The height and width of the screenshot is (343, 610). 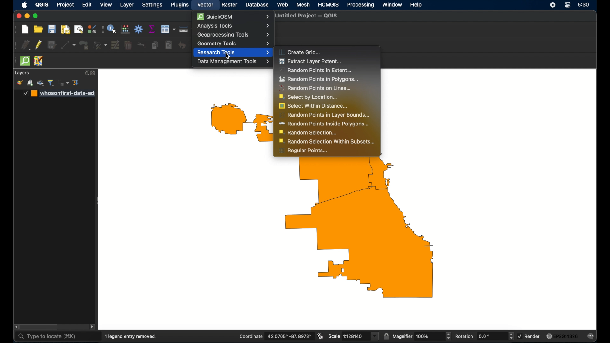 What do you see at coordinates (328, 4) in the screenshot?
I see `HCMGIS` at bounding box center [328, 4].